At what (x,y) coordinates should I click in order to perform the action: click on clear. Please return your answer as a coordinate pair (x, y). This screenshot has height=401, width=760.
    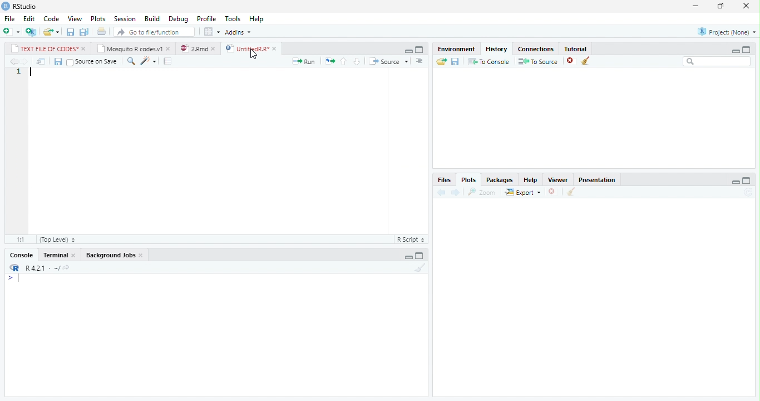
    Looking at the image, I should click on (586, 61).